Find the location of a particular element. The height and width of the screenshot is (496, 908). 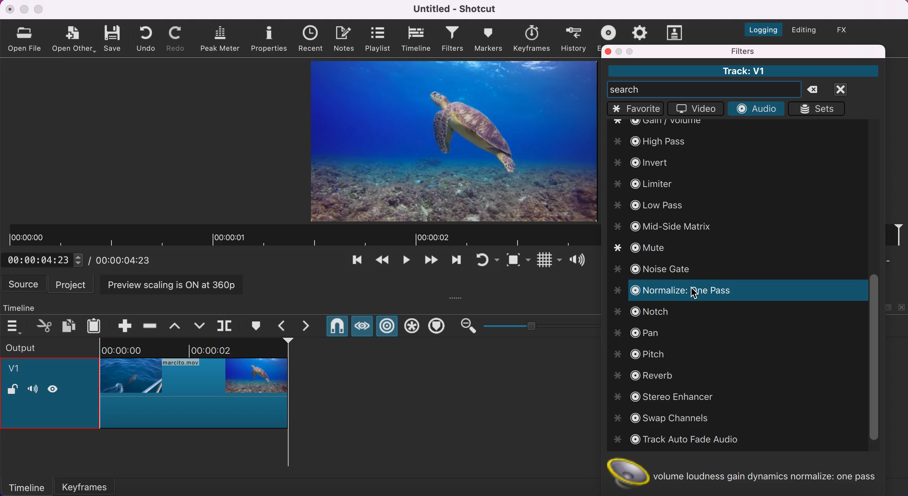

ripple delete is located at coordinates (151, 324).